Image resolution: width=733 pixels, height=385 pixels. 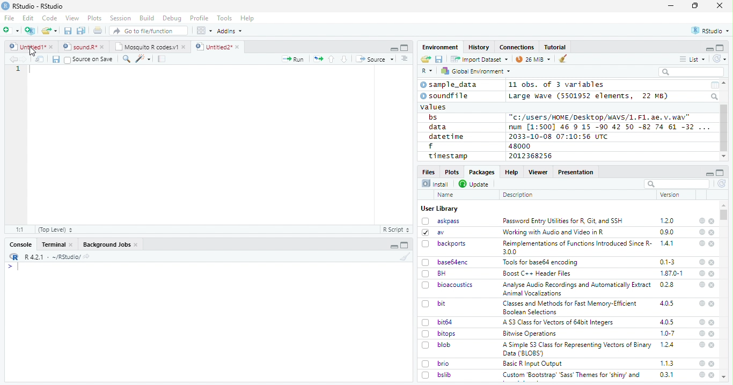 What do you see at coordinates (332, 59) in the screenshot?
I see `Go to previous section` at bounding box center [332, 59].